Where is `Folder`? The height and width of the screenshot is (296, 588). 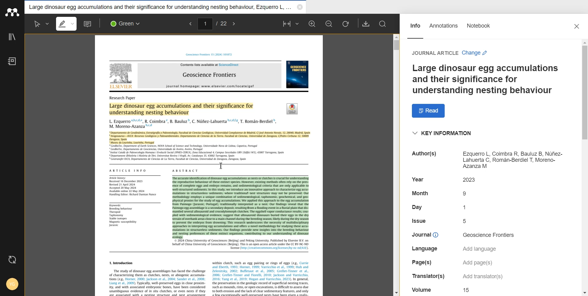 Folder is located at coordinates (160, 7).